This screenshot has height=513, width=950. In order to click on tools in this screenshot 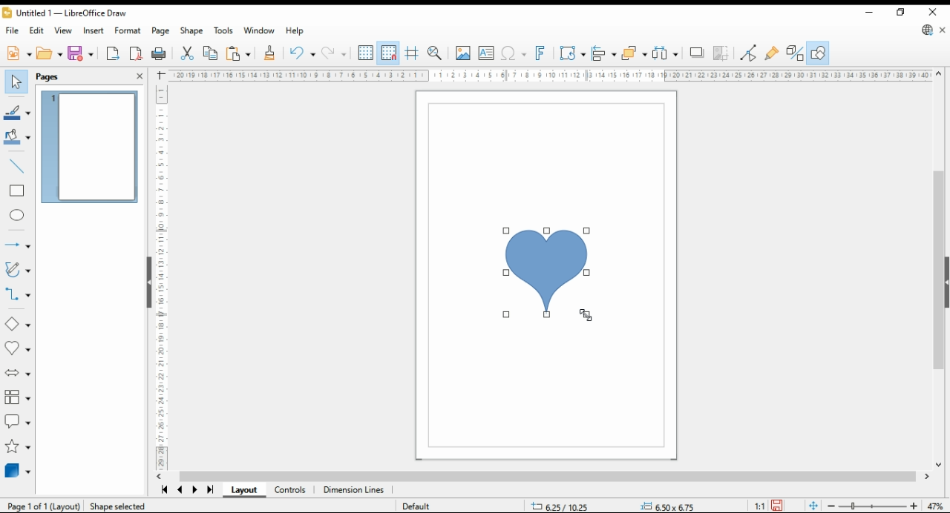, I will do `click(224, 30)`.